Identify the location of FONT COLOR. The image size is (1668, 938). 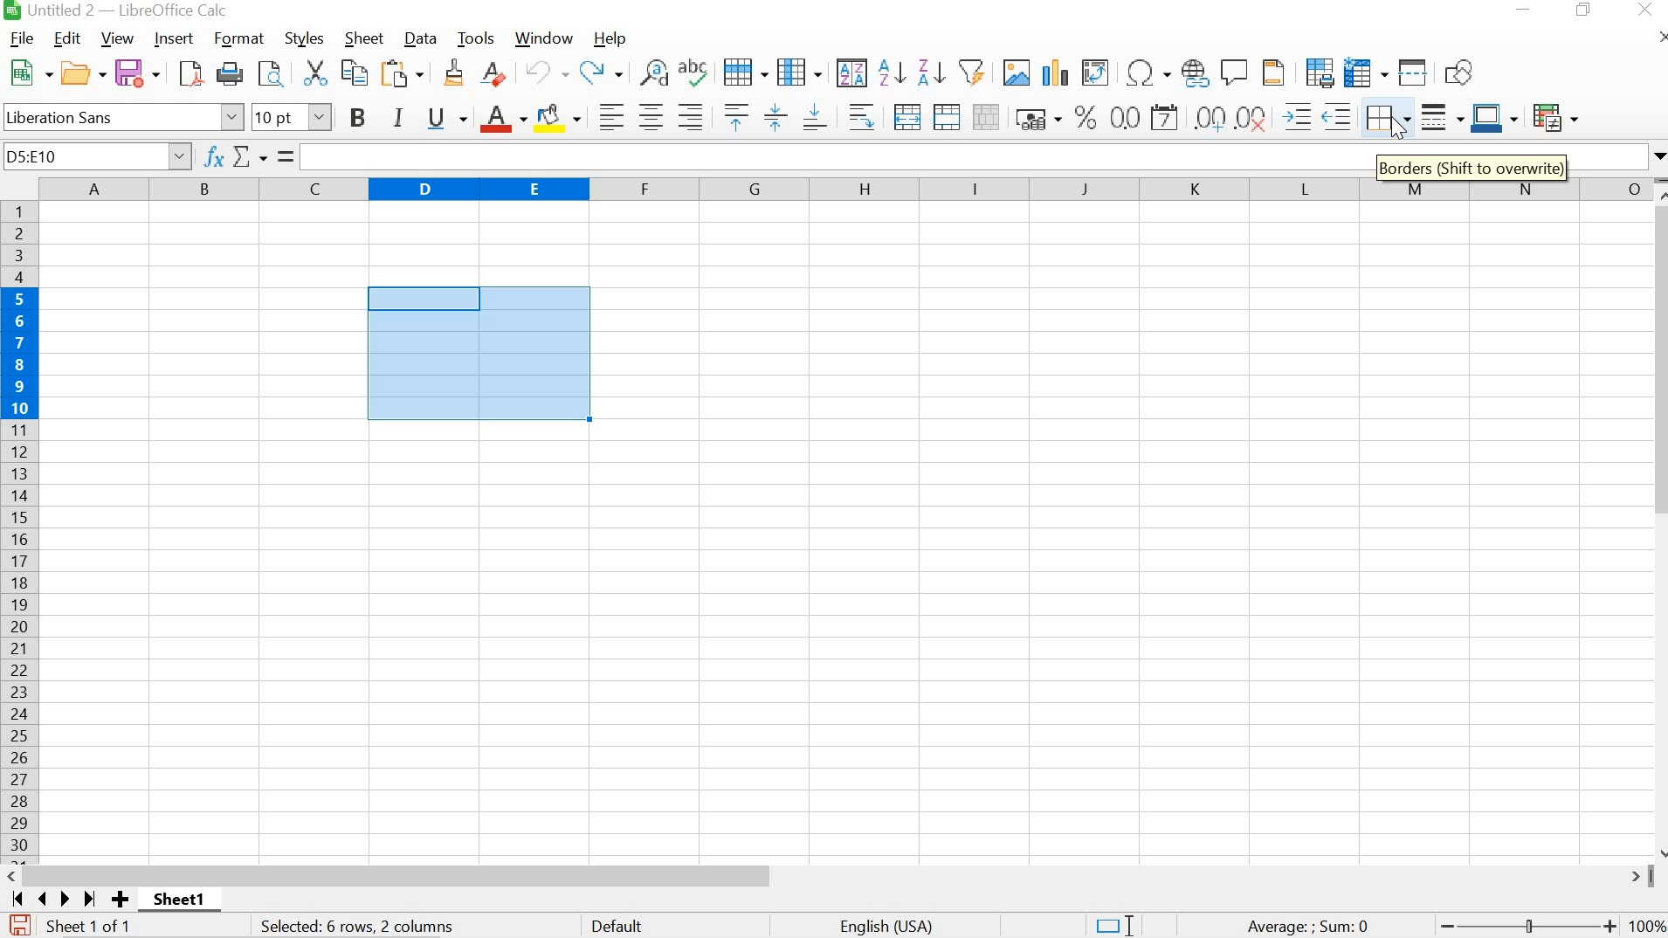
(501, 120).